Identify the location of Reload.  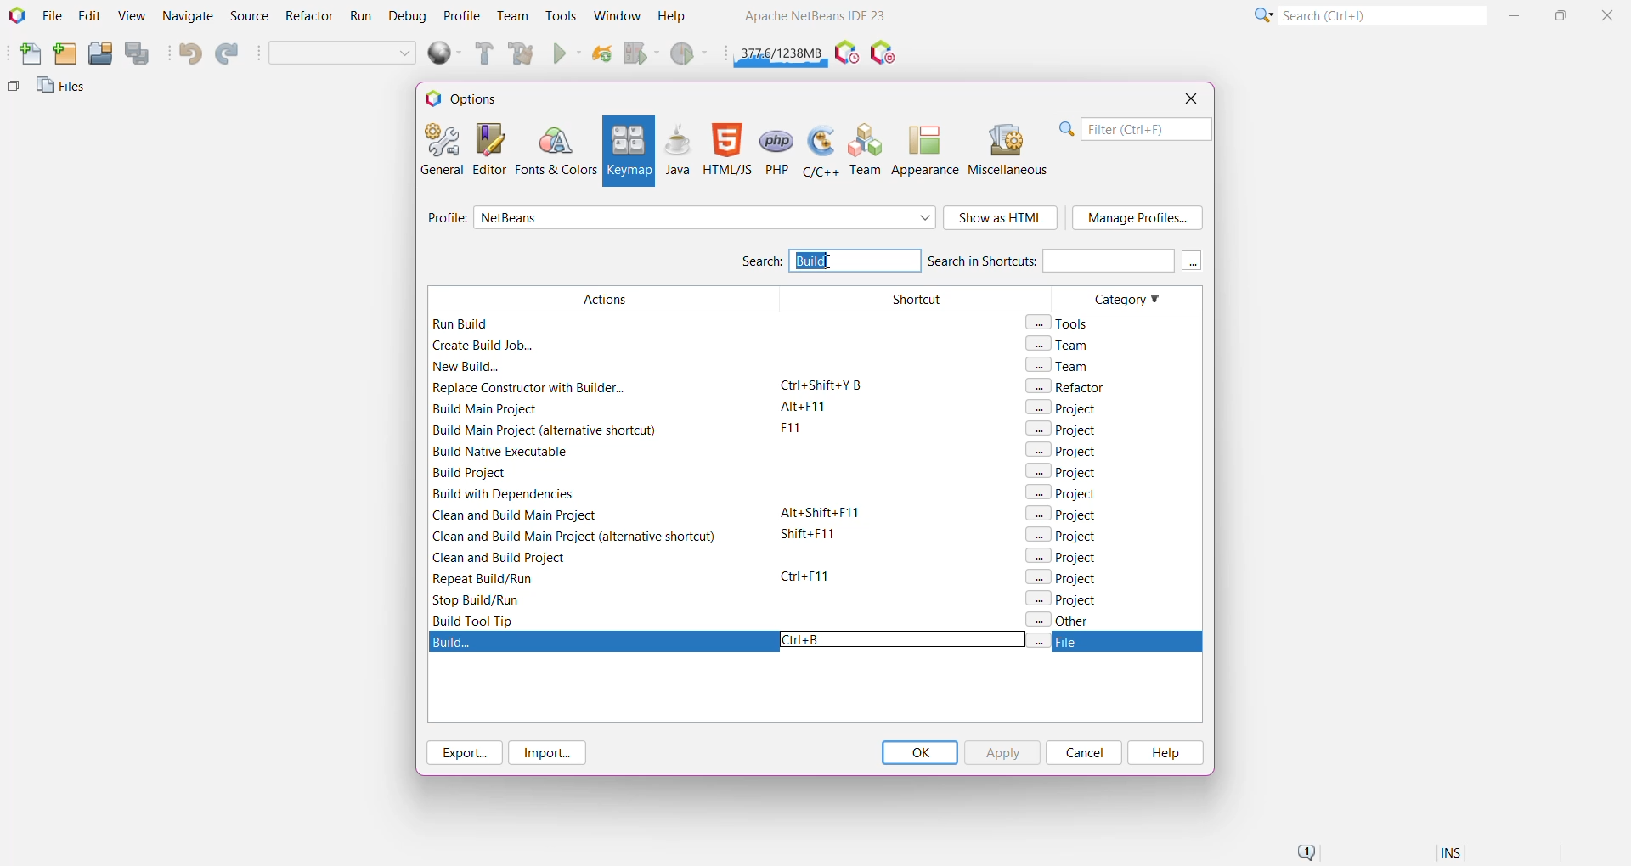
(602, 55).